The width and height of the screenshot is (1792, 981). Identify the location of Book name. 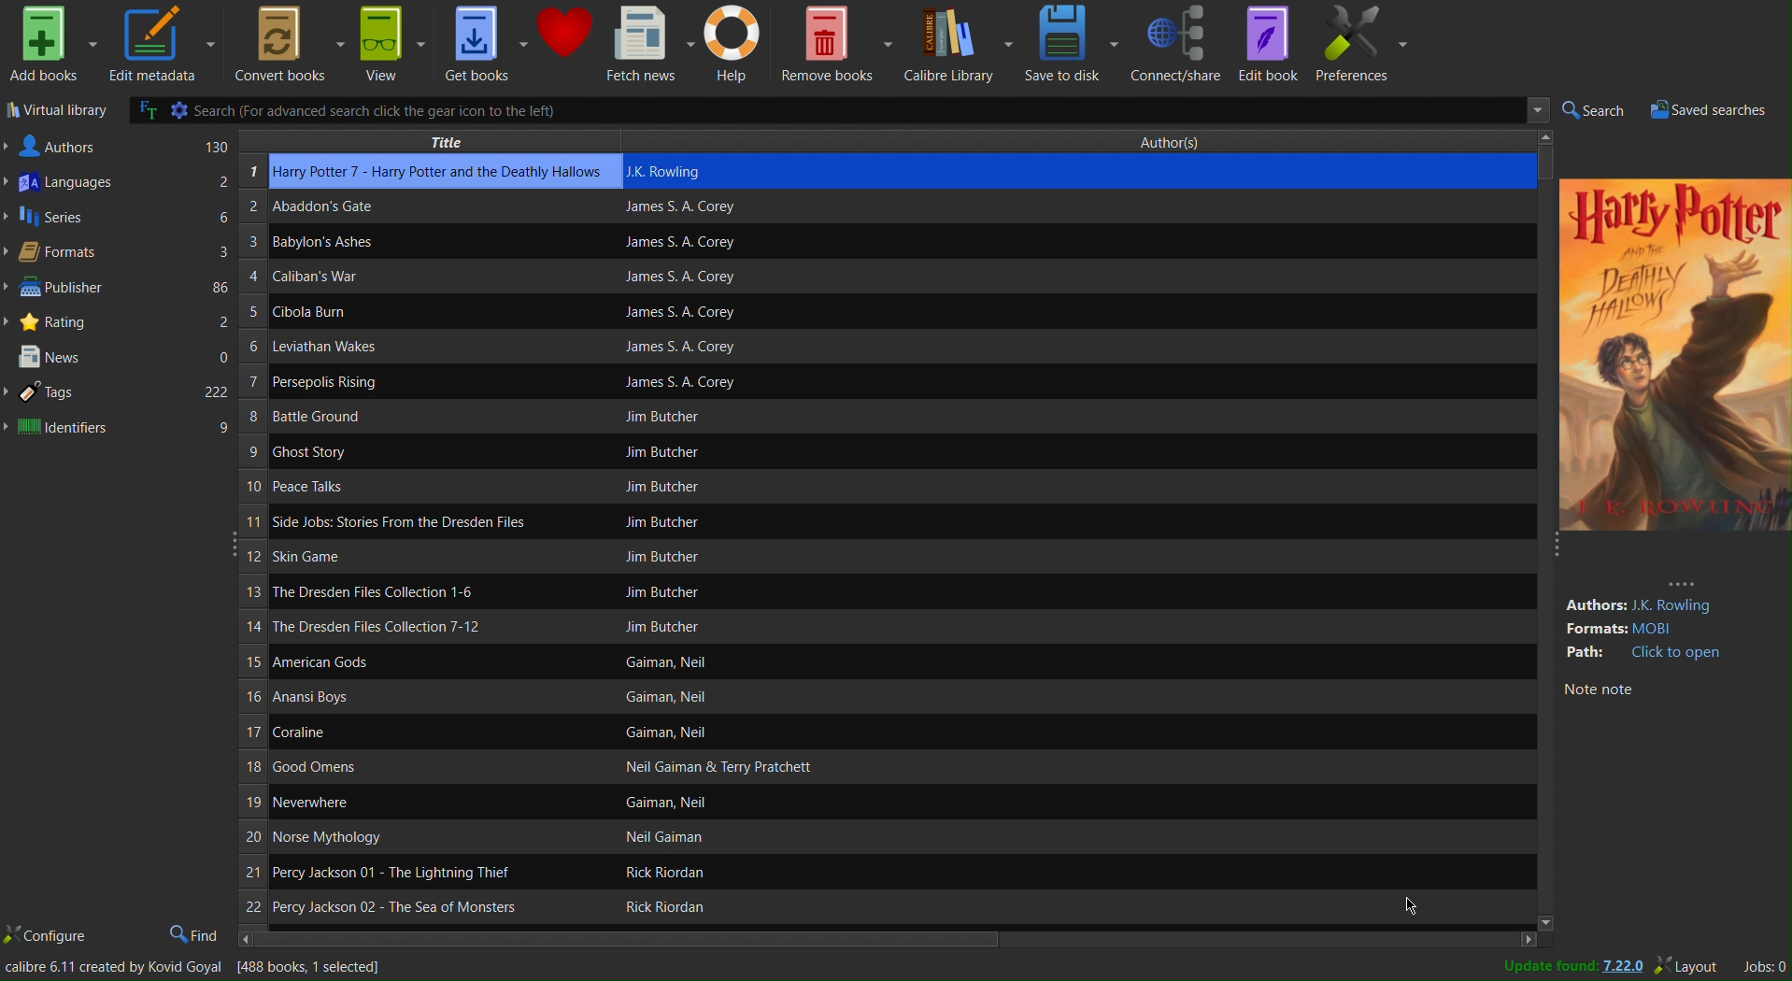
(352, 450).